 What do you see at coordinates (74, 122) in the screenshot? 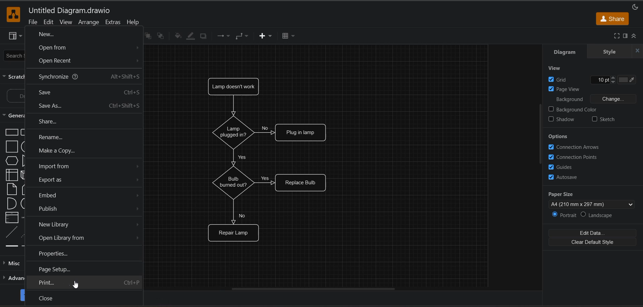
I see `share` at bounding box center [74, 122].